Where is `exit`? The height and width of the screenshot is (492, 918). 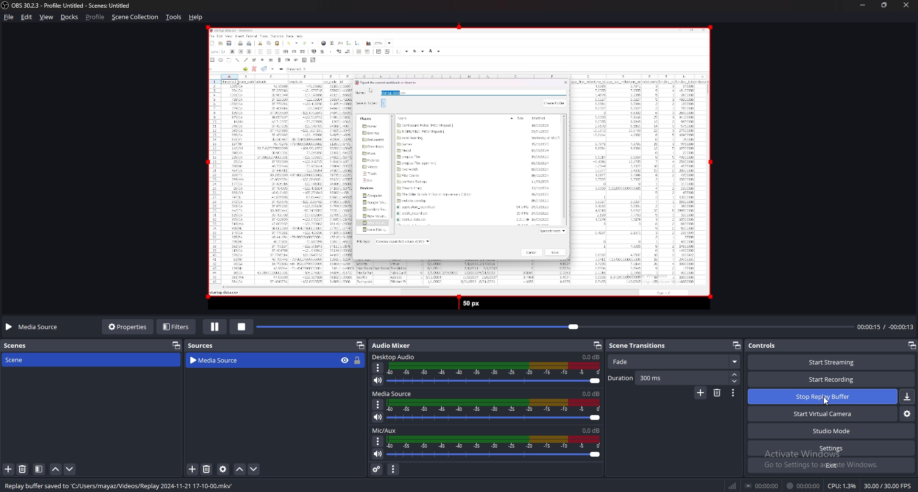
exit is located at coordinates (831, 465).